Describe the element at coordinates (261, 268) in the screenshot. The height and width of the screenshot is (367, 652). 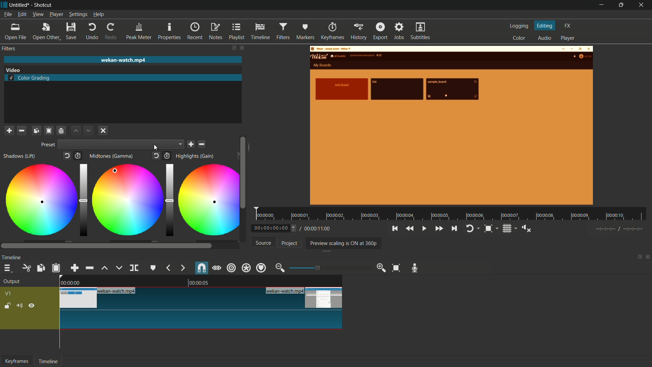
I see `ripple markers` at that location.